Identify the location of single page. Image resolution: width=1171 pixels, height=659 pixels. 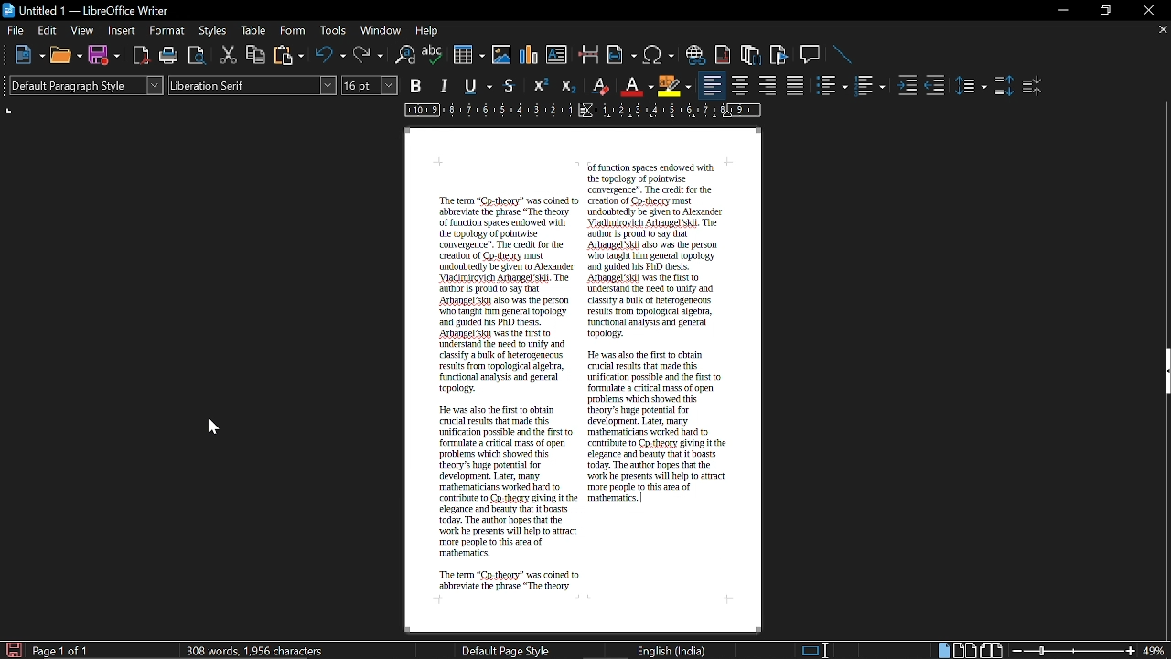
(944, 649).